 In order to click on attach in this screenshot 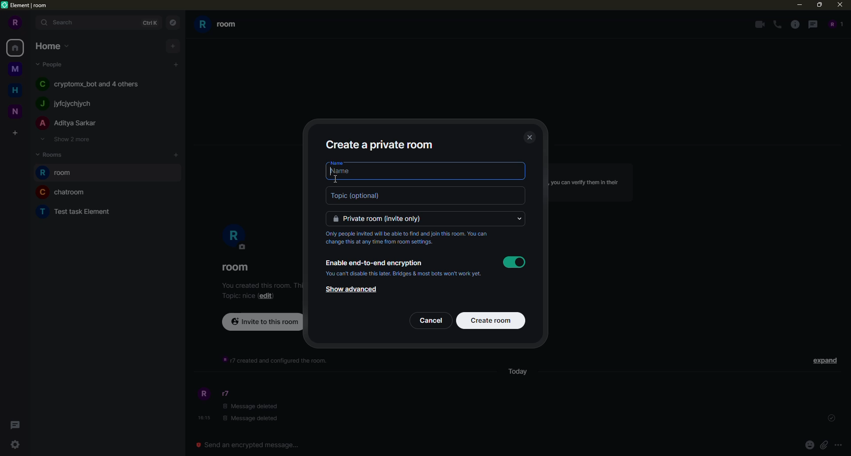, I will do `click(824, 445)`.